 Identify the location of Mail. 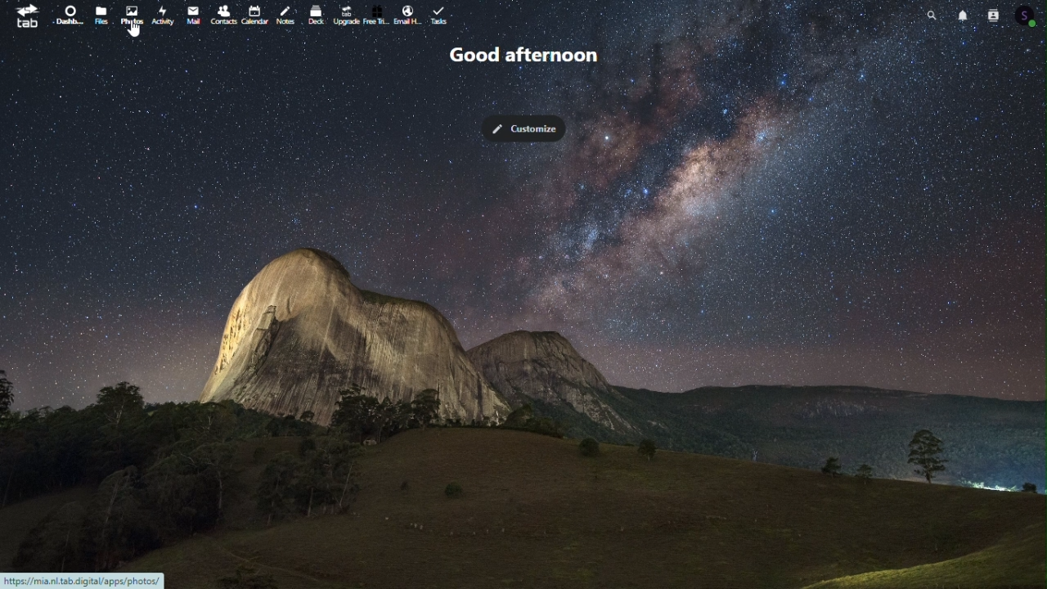
(191, 16).